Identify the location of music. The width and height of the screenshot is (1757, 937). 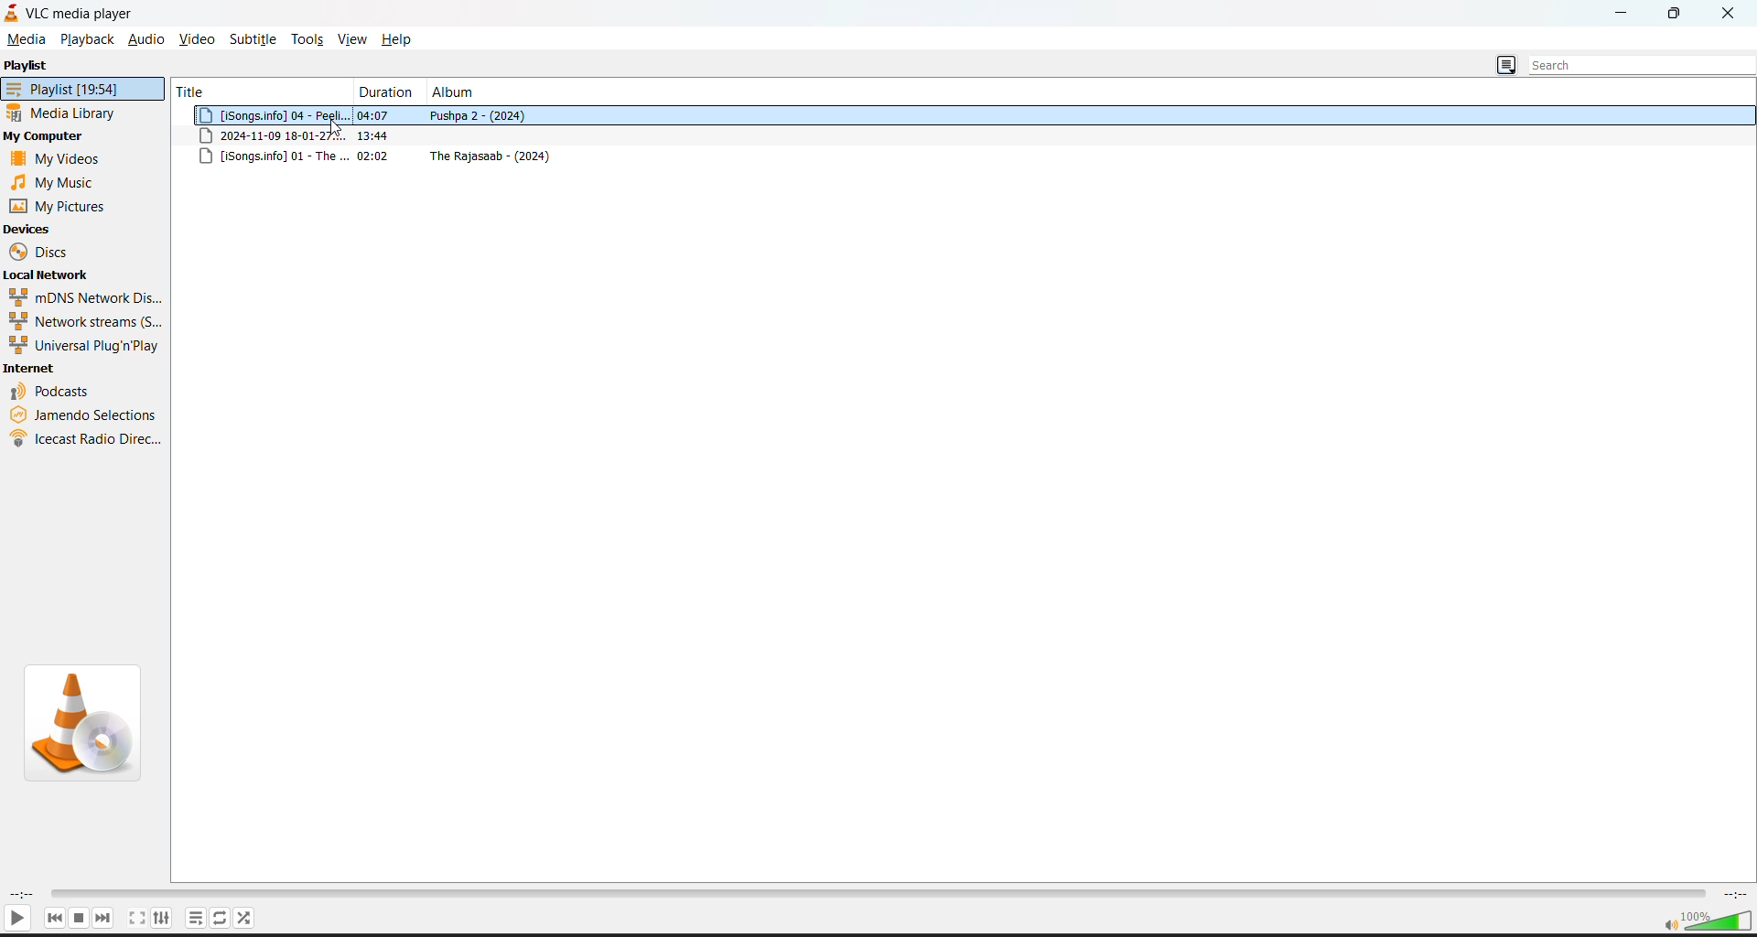
(50, 183).